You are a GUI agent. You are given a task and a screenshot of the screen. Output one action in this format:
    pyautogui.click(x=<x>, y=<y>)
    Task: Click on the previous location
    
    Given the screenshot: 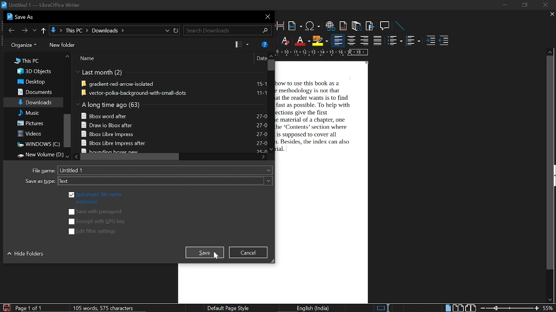 What is the action you would take?
    pyautogui.click(x=35, y=29)
    